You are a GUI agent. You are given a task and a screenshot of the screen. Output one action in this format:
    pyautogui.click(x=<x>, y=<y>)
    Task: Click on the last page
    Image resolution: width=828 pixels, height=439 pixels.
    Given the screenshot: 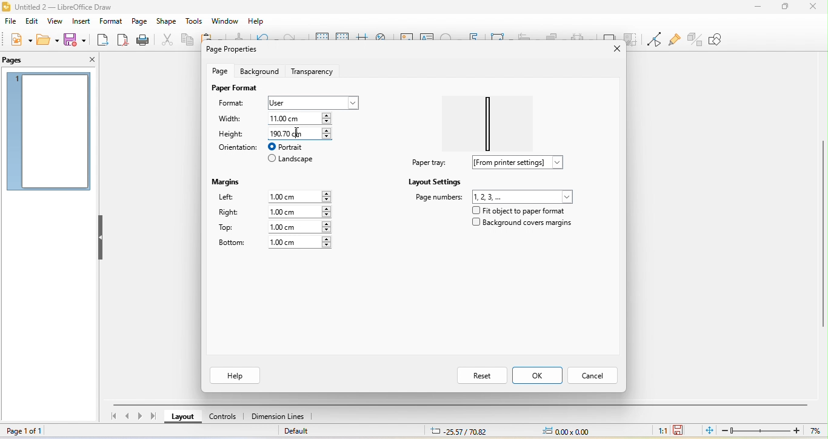 What is the action you would take?
    pyautogui.click(x=156, y=416)
    